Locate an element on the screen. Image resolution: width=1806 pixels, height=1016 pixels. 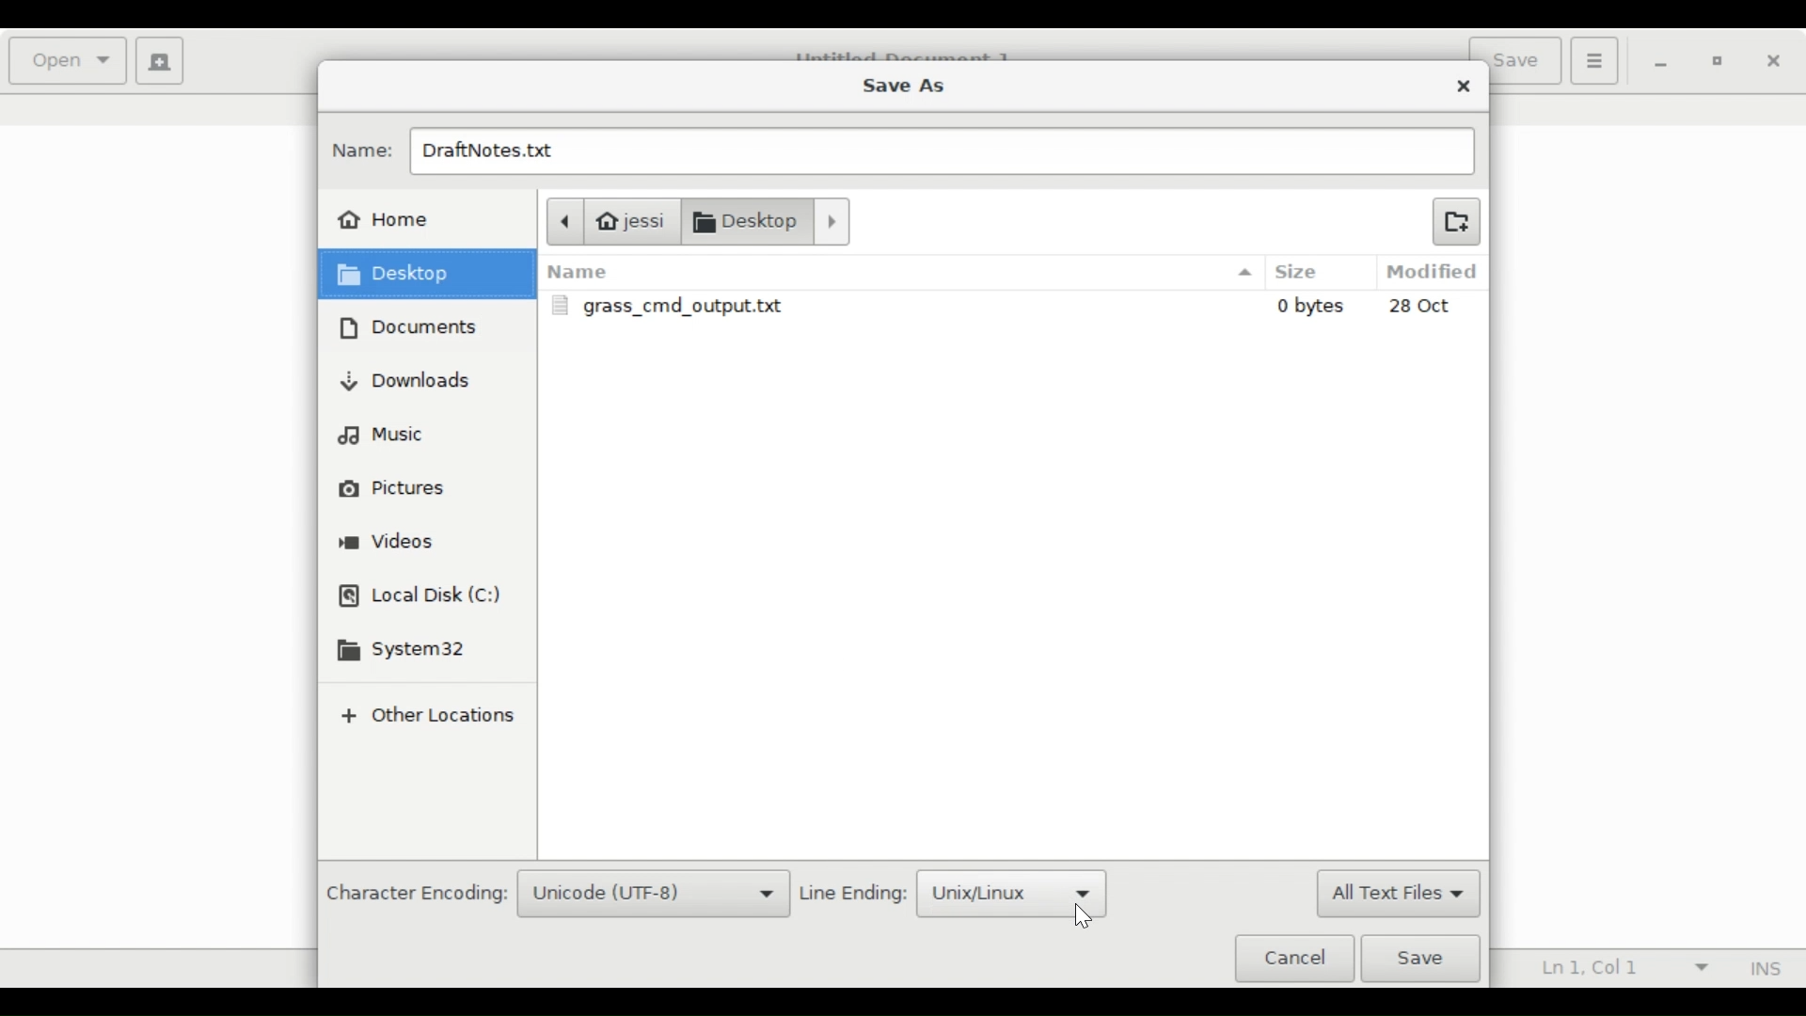
Name is located at coordinates (363, 151).